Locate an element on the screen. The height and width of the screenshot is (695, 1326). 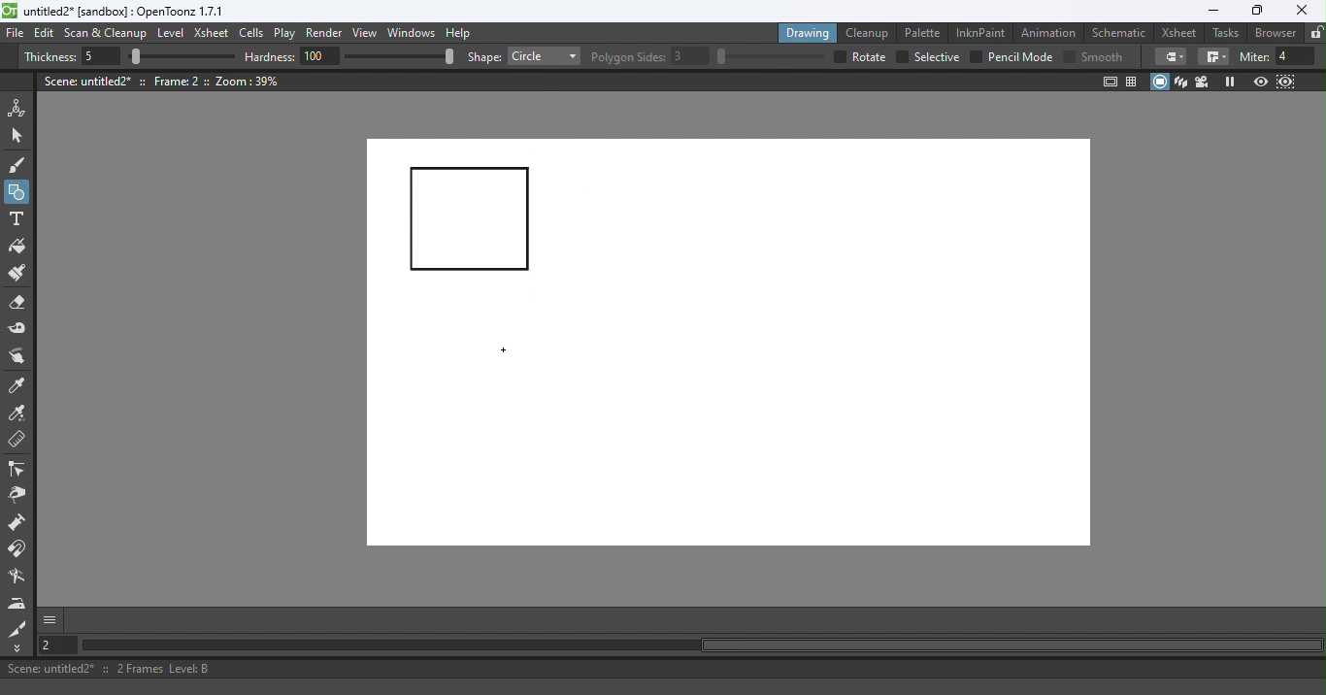
Palette is located at coordinates (925, 32).